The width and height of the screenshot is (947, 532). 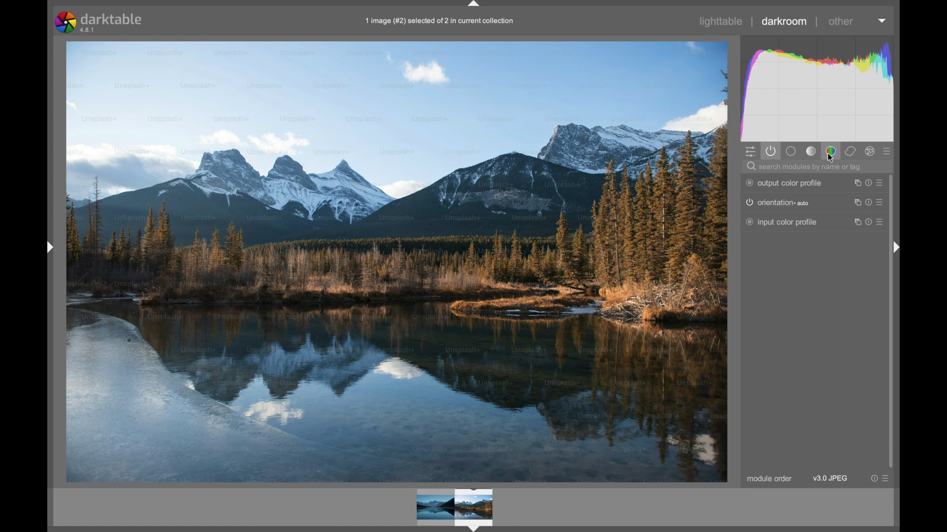 I want to click on darktable 4.8.1, so click(x=101, y=23).